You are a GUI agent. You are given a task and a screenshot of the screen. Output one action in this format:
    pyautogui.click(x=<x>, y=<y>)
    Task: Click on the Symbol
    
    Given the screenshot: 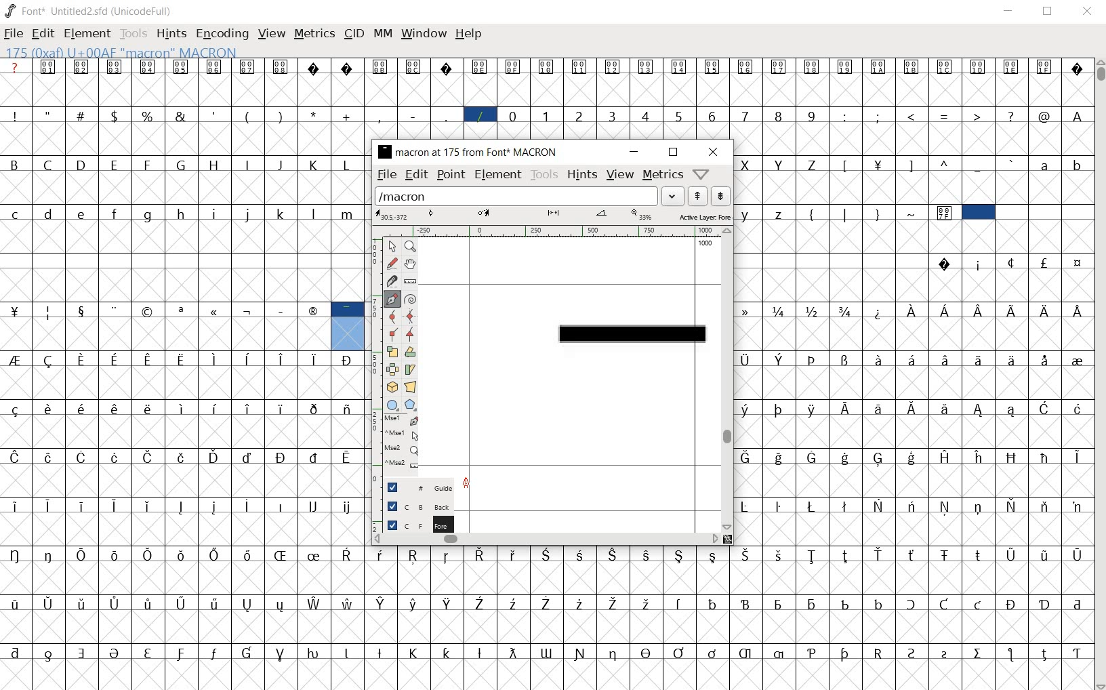 What is the action you would take?
    pyautogui.click(x=83, y=603)
    